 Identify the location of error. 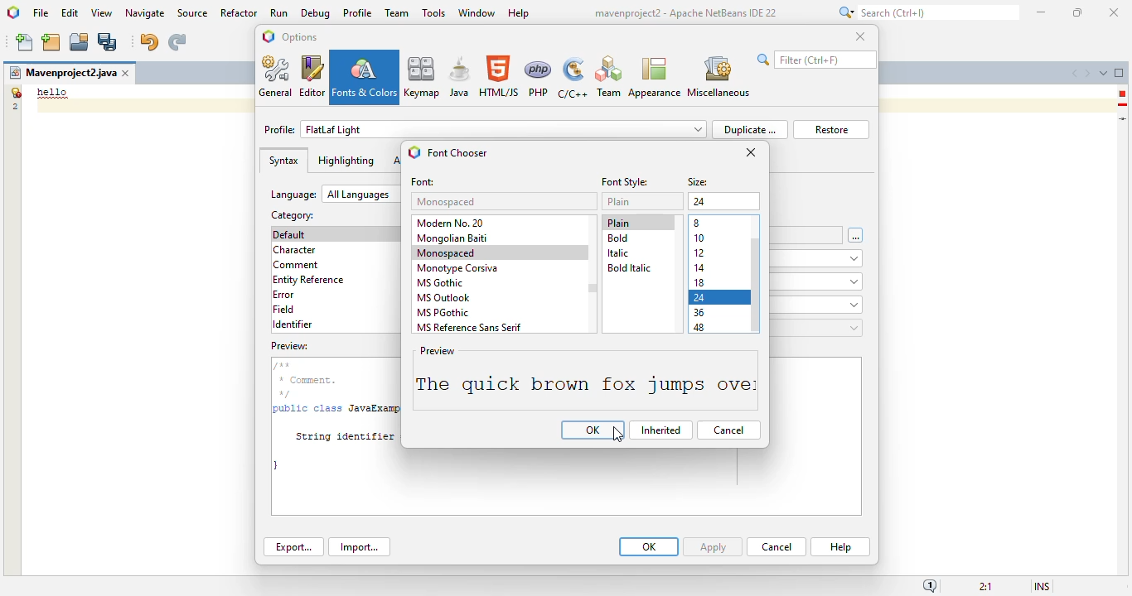
(283, 295).